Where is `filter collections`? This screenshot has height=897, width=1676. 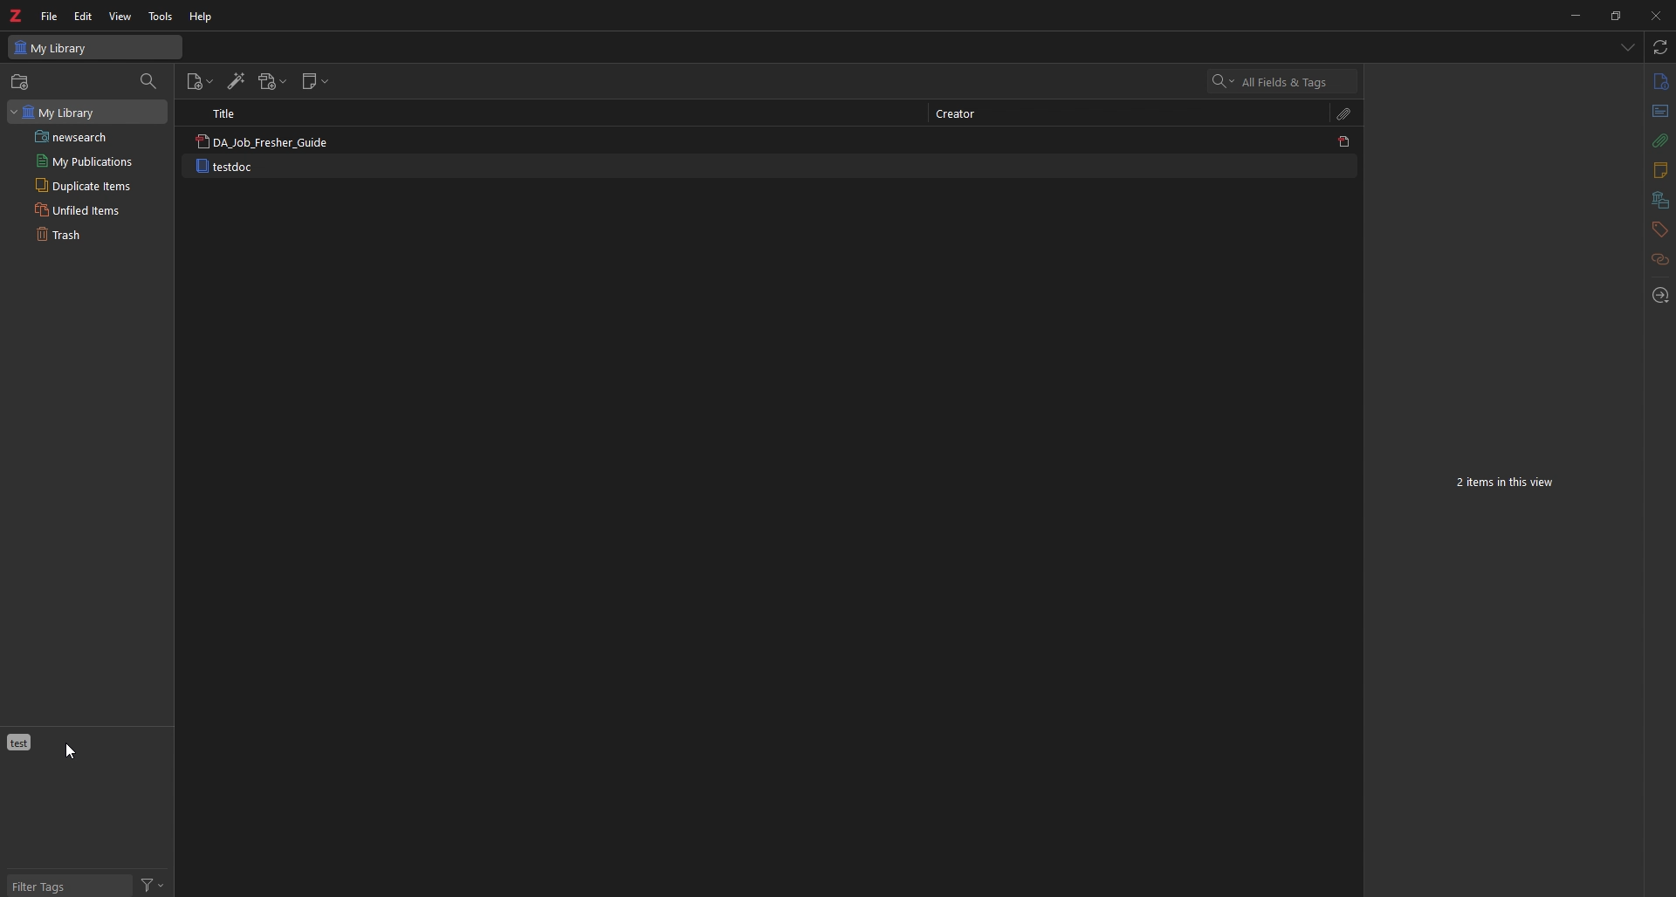
filter collections is located at coordinates (148, 83).